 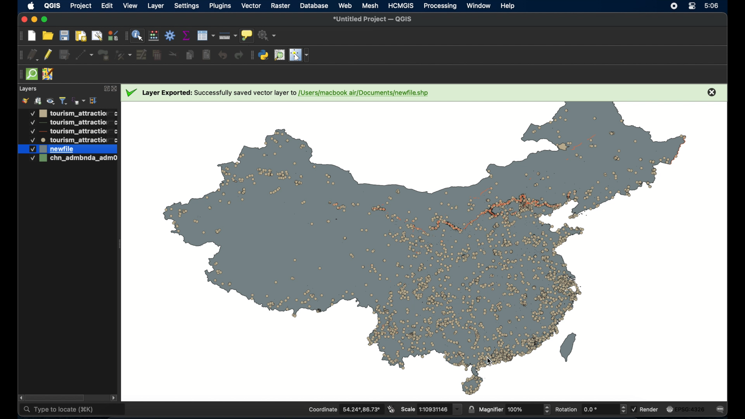 What do you see at coordinates (48, 35) in the screenshot?
I see `open project` at bounding box center [48, 35].